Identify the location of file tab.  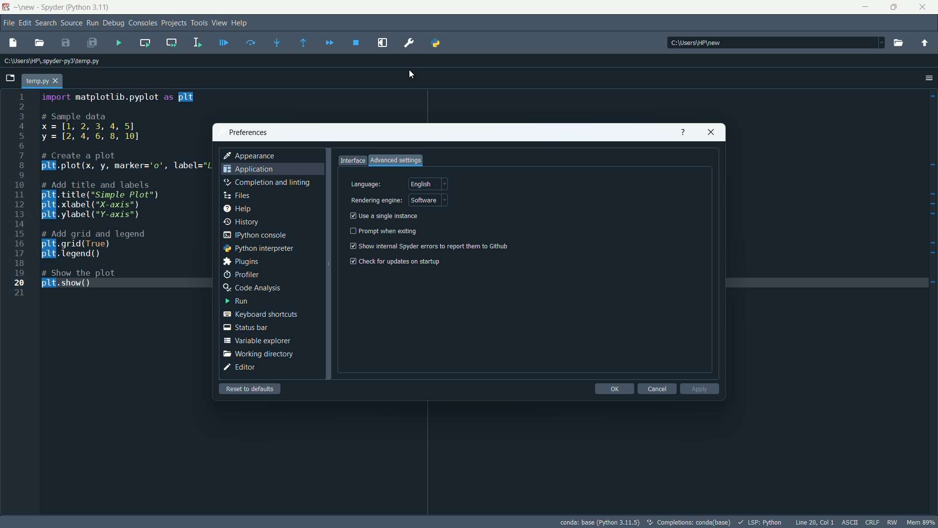
(42, 82).